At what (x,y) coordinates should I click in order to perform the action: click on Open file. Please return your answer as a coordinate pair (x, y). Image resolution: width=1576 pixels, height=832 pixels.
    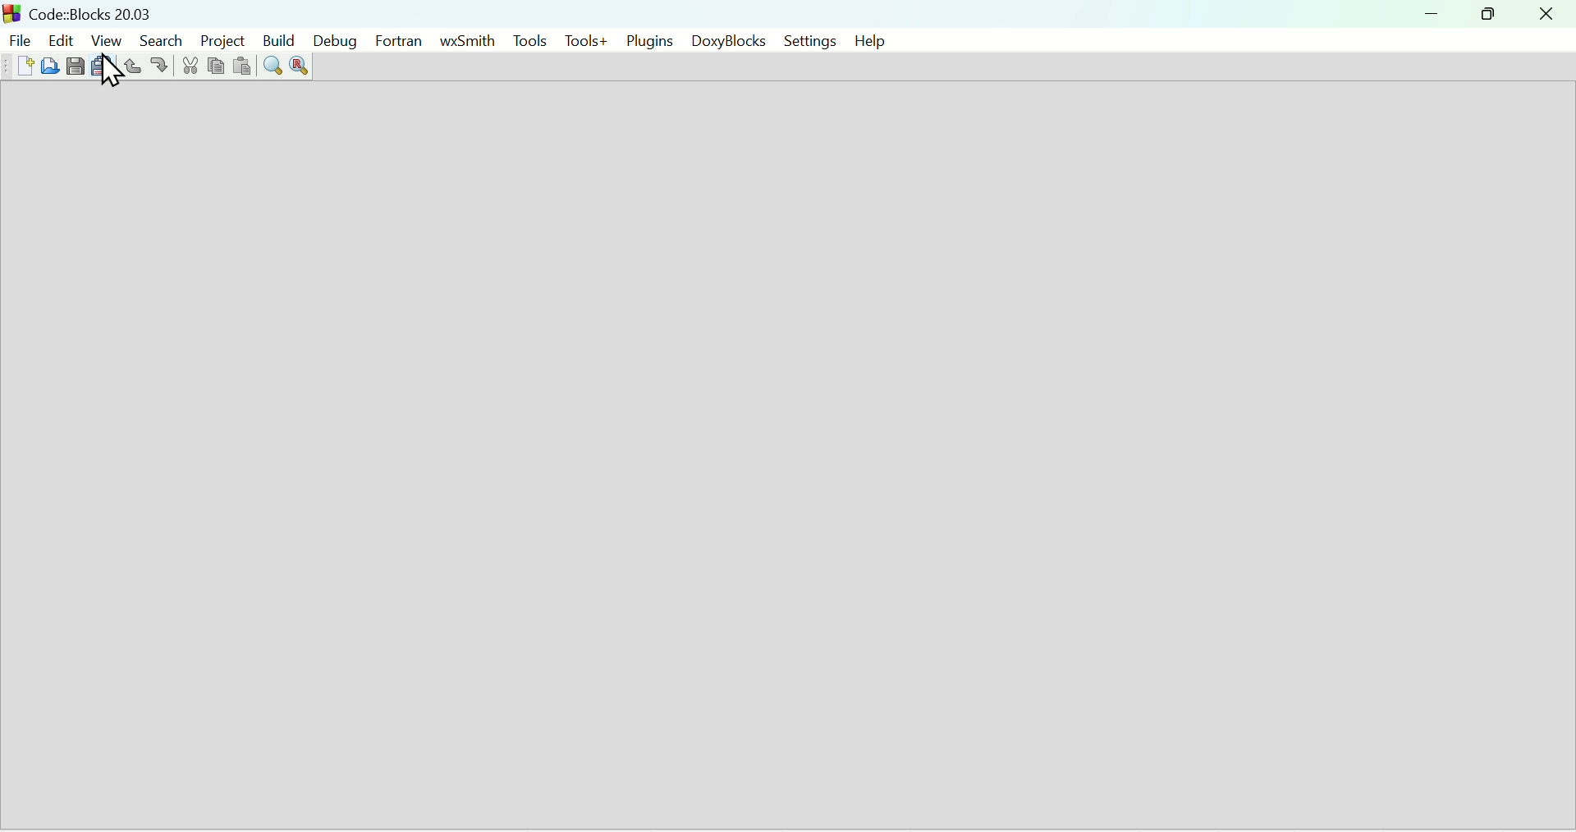
    Looking at the image, I should click on (52, 66).